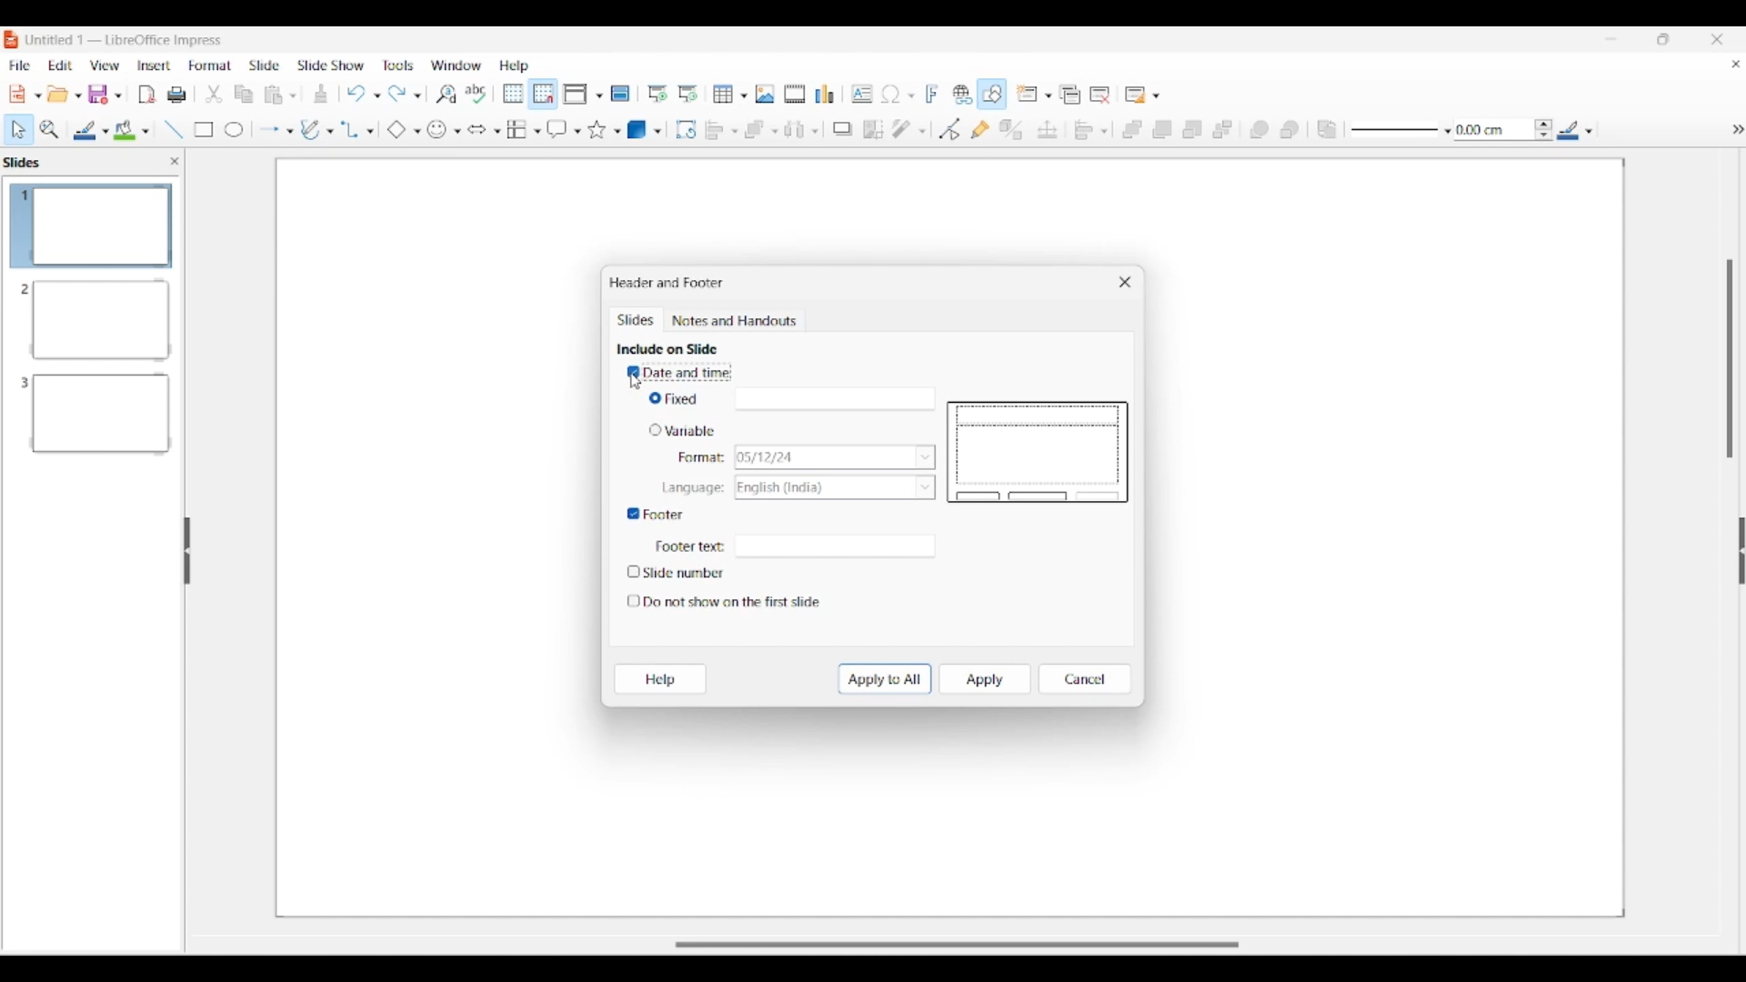 This screenshot has height=982, width=1746. Describe the element at coordinates (1289, 129) in the screenshot. I see `Behind object` at that location.